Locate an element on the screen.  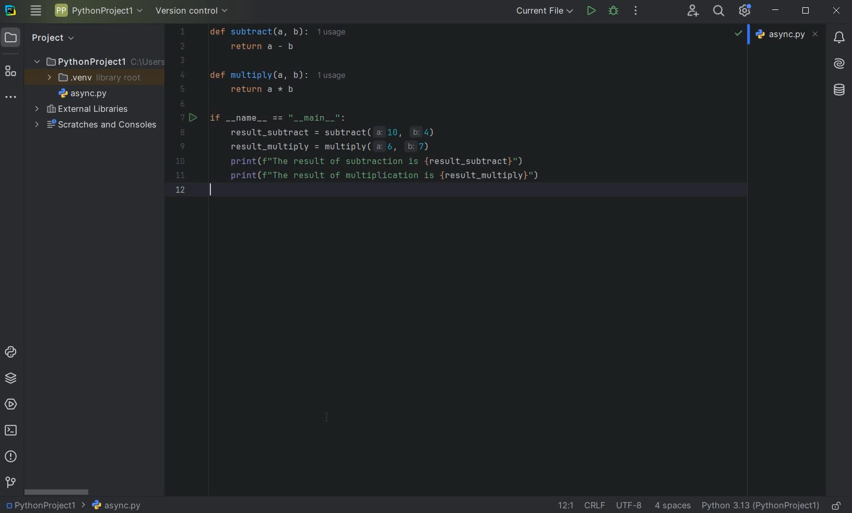
python packages is located at coordinates (11, 377).